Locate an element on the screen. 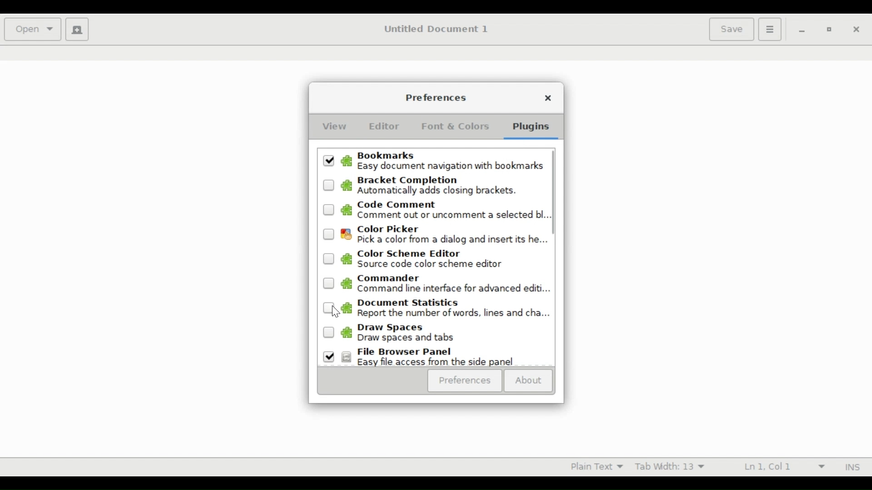  close is located at coordinates (856, 29).